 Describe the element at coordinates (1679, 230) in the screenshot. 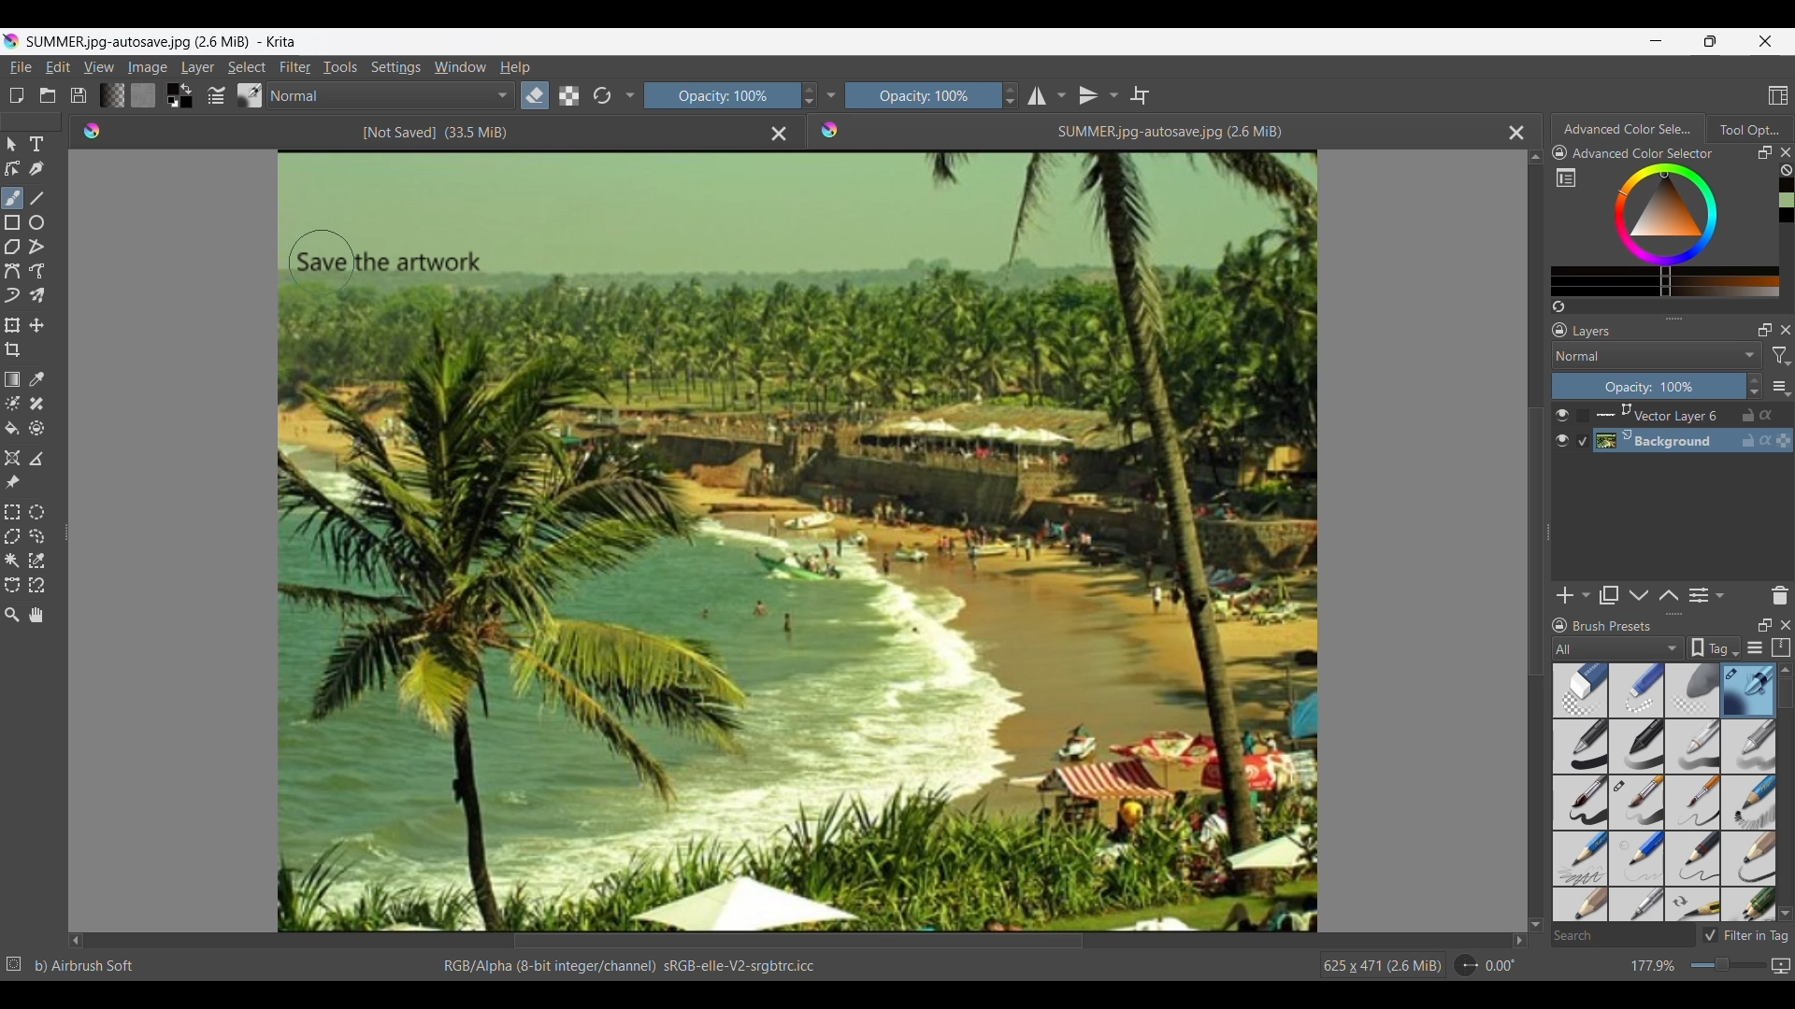

I see `Color selection range` at that location.